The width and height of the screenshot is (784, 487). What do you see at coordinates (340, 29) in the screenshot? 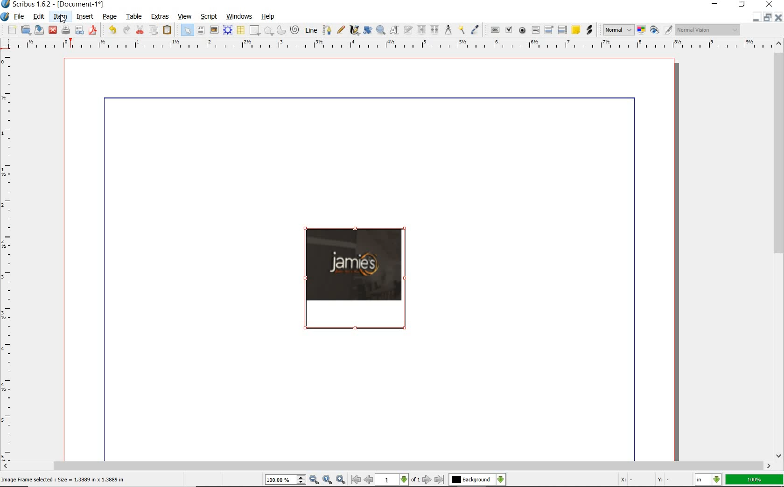
I see `freehand line` at bounding box center [340, 29].